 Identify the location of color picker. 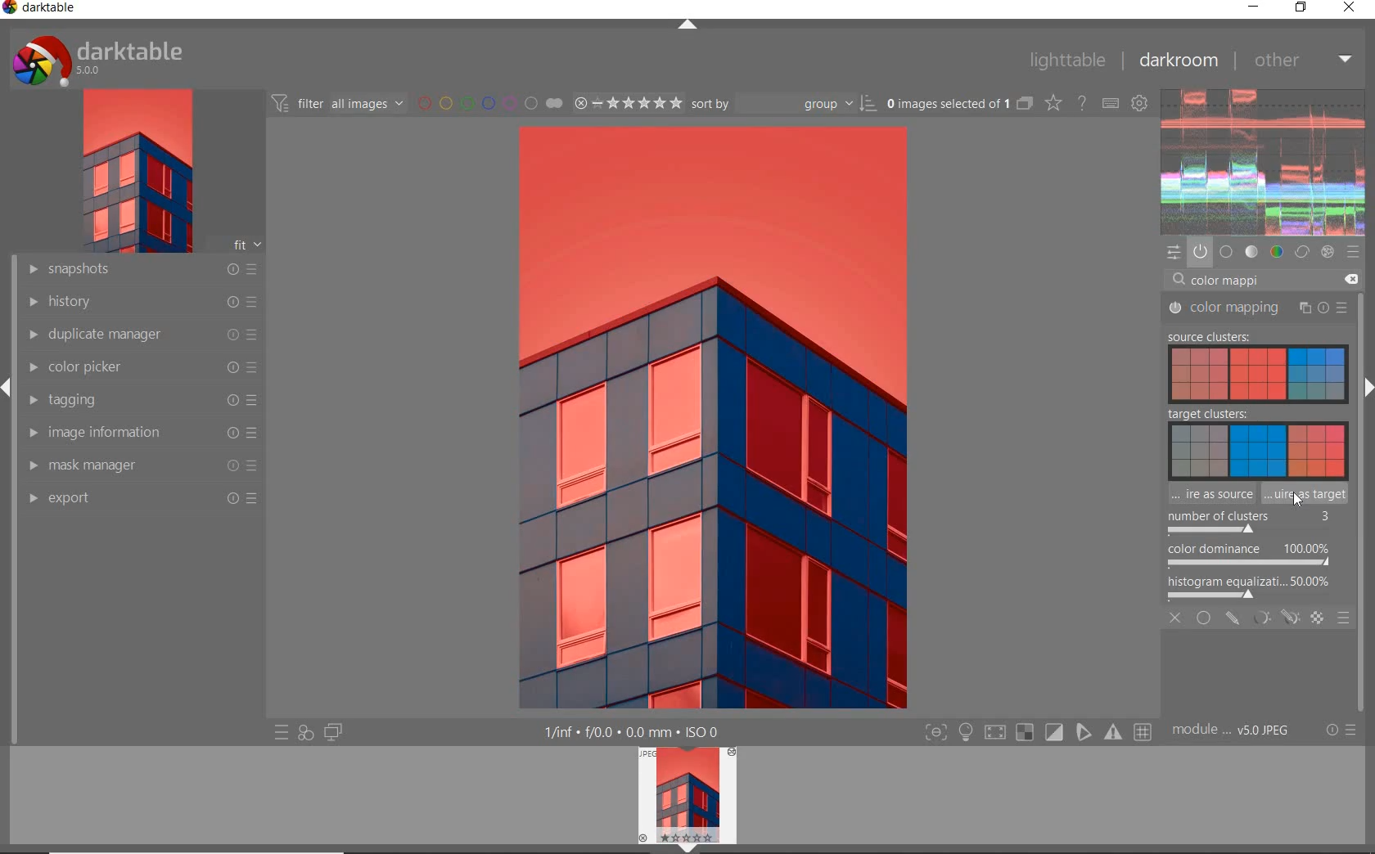
(142, 367).